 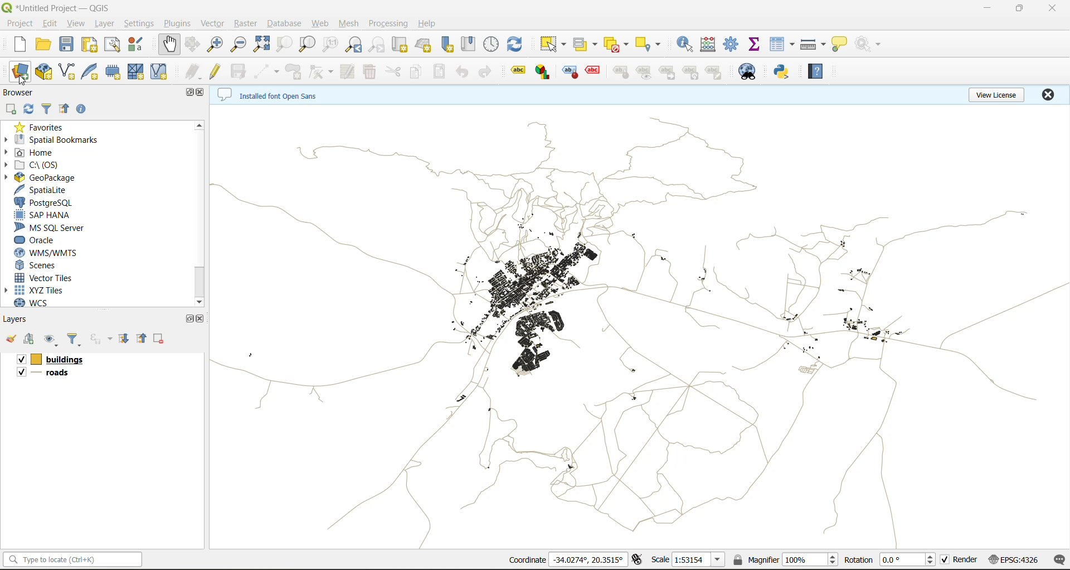 What do you see at coordinates (945, 560) in the screenshot?
I see `checkbox` at bounding box center [945, 560].